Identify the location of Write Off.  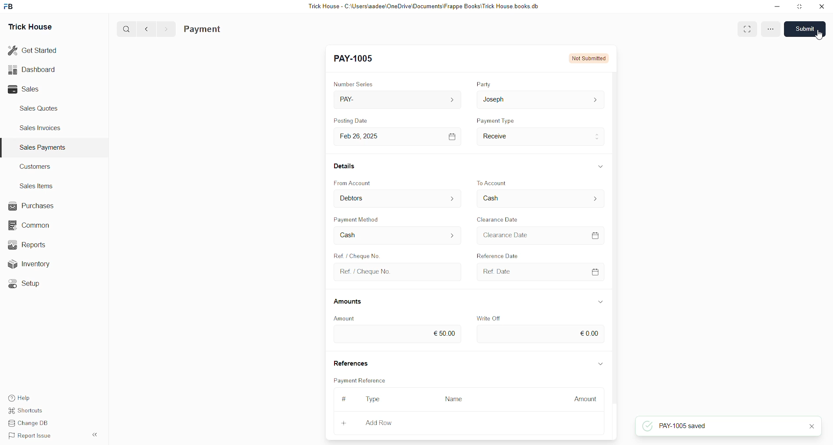
(488, 318).